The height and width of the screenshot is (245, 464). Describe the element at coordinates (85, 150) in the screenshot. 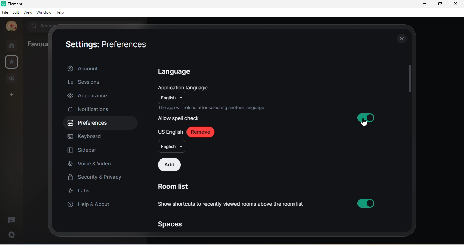

I see `sidebar` at that location.